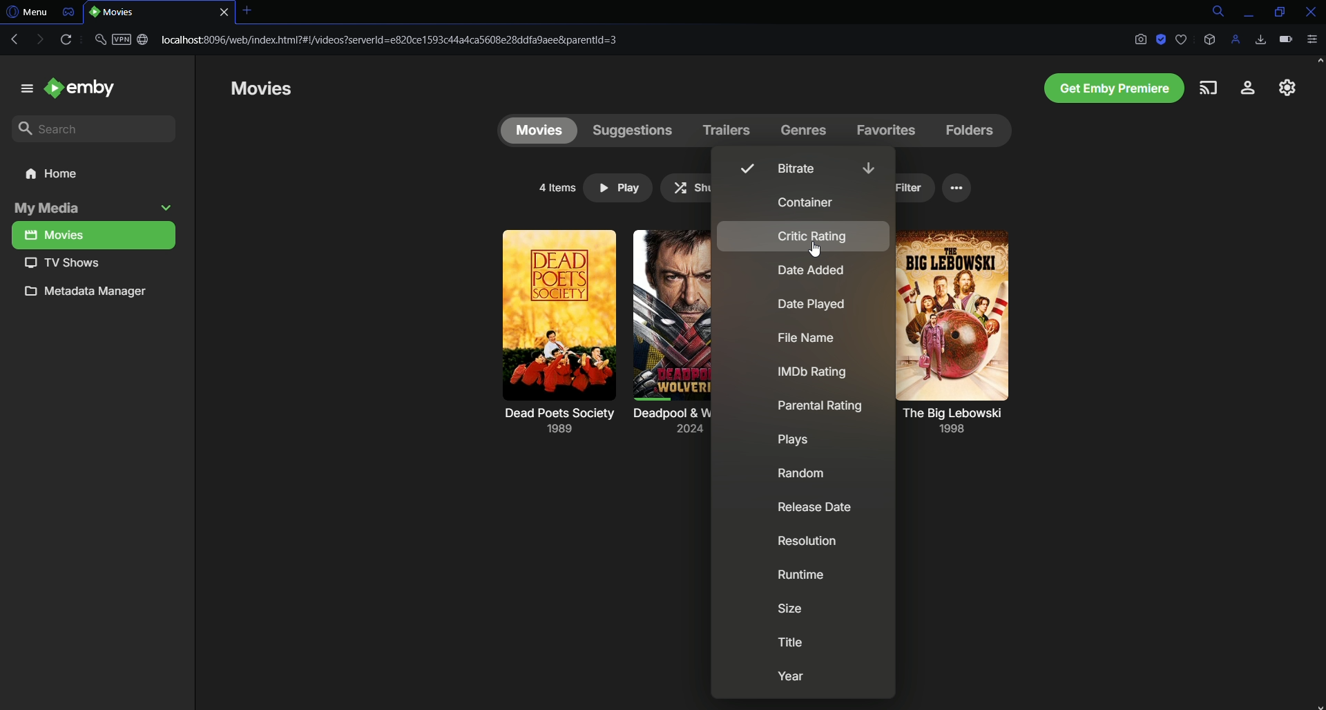  Describe the element at coordinates (93, 262) in the screenshot. I see `TV Shows` at that location.